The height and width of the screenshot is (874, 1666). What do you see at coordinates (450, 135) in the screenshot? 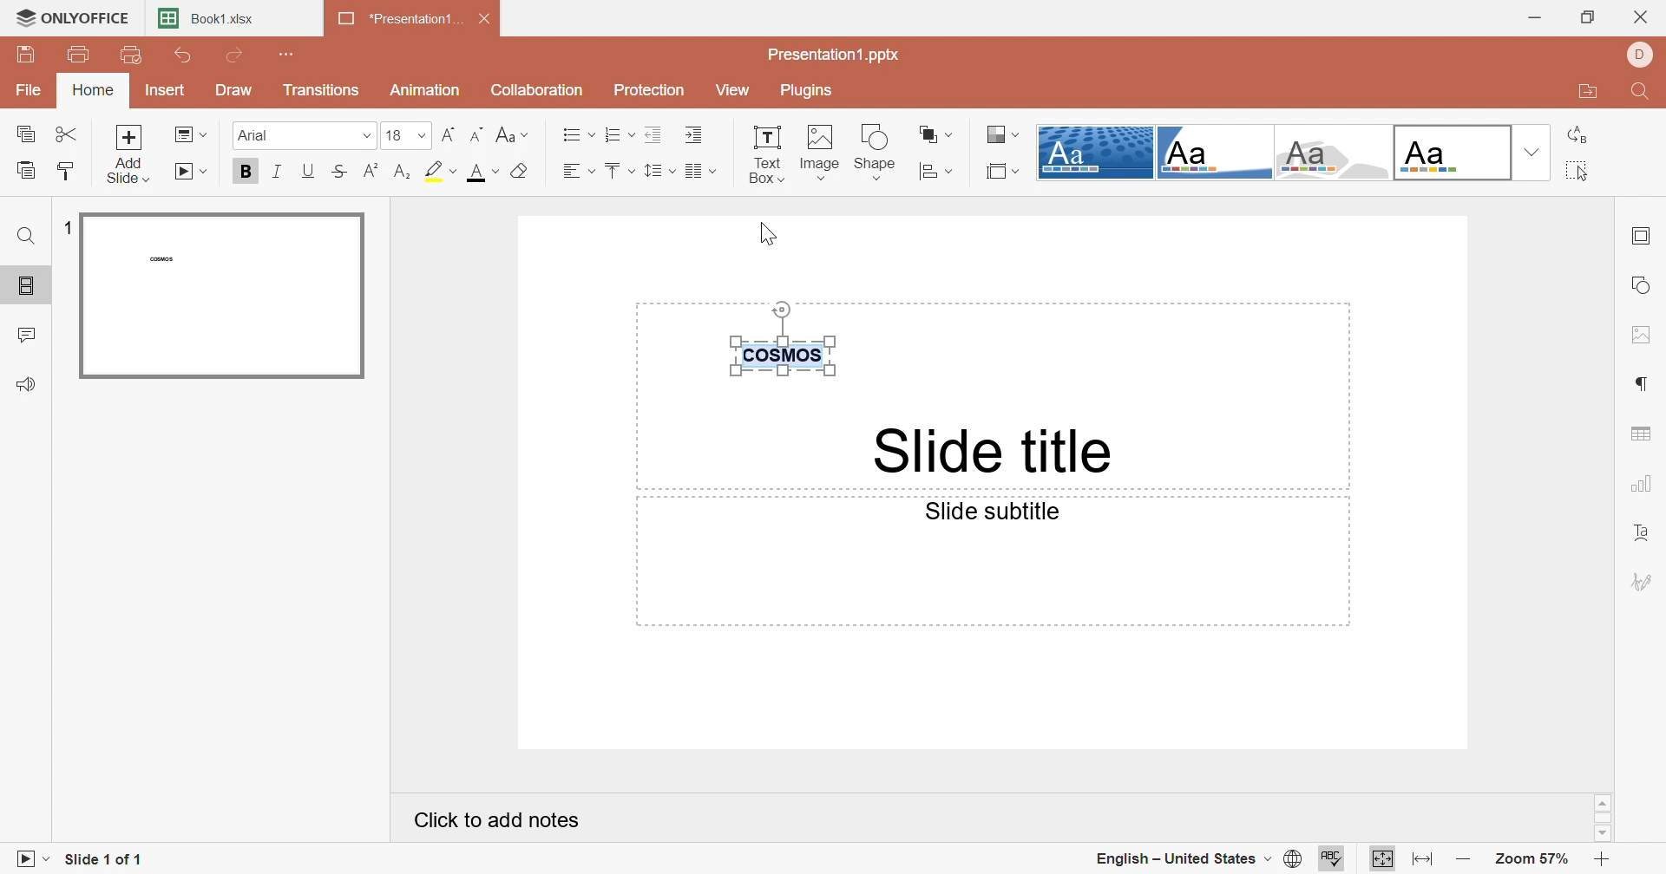
I see `Increment font size` at bounding box center [450, 135].